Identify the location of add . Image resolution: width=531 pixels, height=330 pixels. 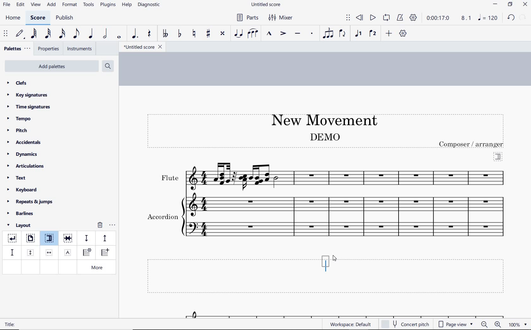
(52, 5).